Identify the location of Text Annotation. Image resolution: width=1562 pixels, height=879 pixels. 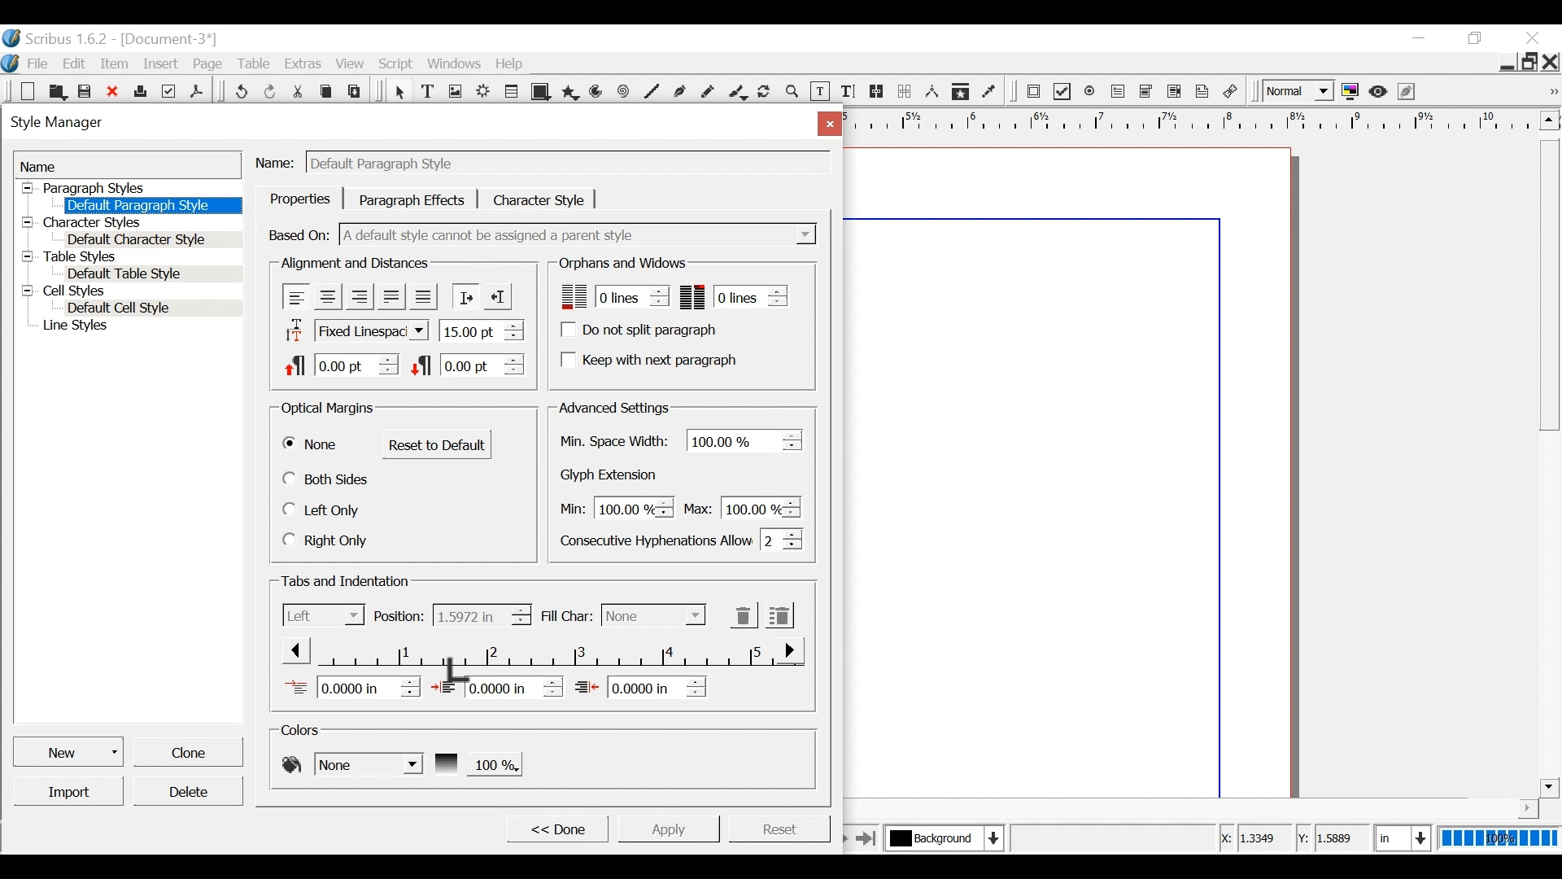
(1203, 92).